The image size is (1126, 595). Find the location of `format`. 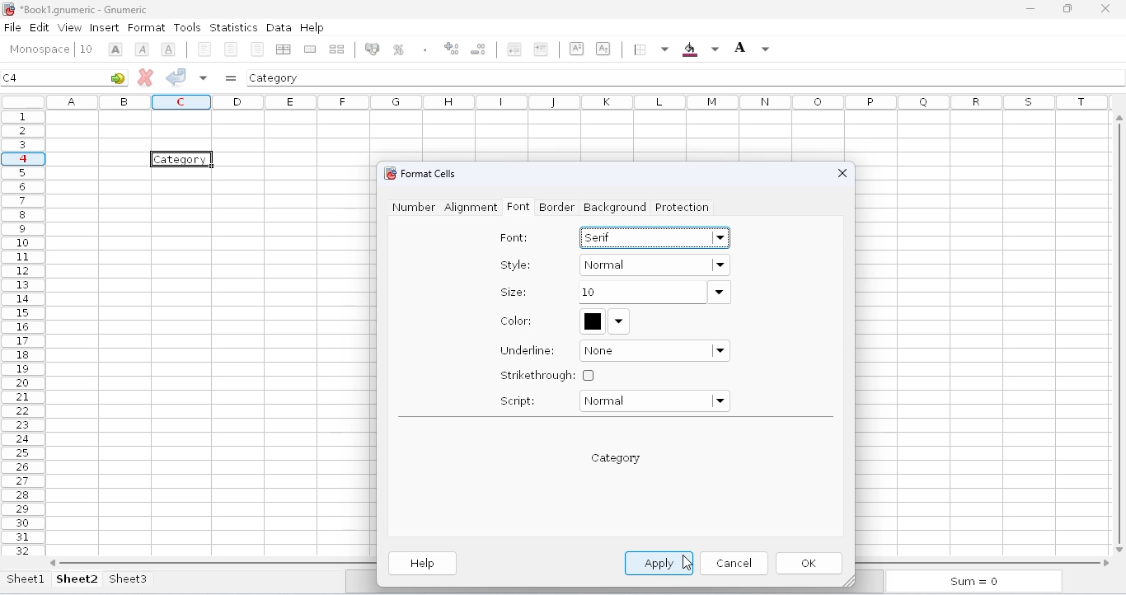

format is located at coordinates (147, 28).